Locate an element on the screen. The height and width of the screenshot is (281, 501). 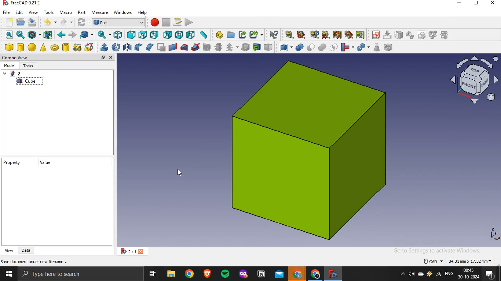
toggle 3d is located at coordinates (348, 34).